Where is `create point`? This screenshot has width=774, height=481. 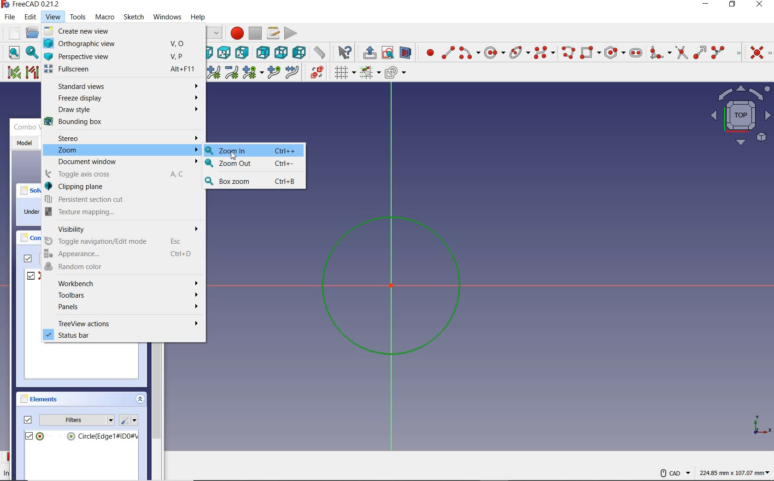
create point is located at coordinates (427, 52).